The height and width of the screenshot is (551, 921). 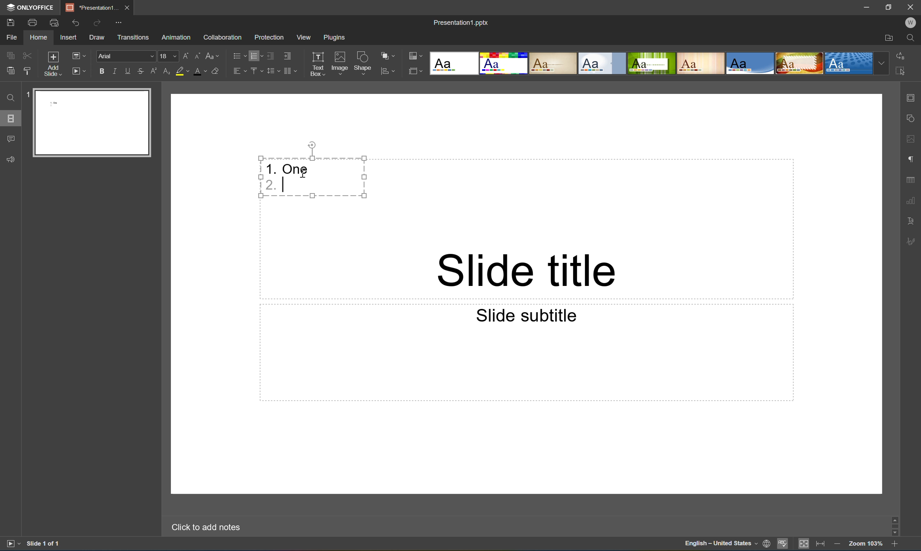 I want to click on Close, so click(x=129, y=8).